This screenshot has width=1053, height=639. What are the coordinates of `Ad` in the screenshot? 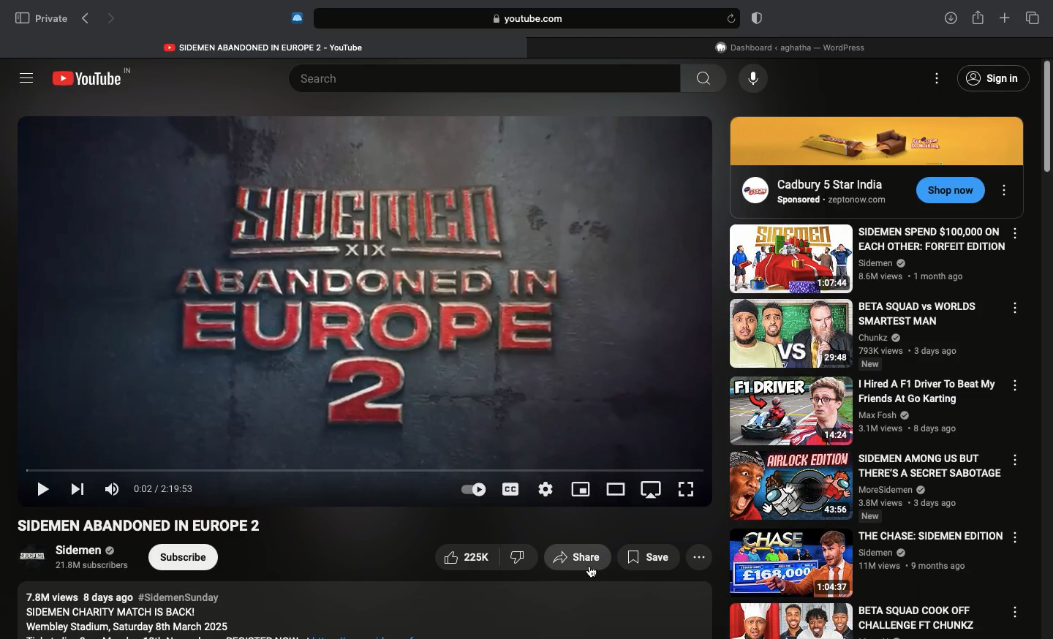 It's located at (879, 141).